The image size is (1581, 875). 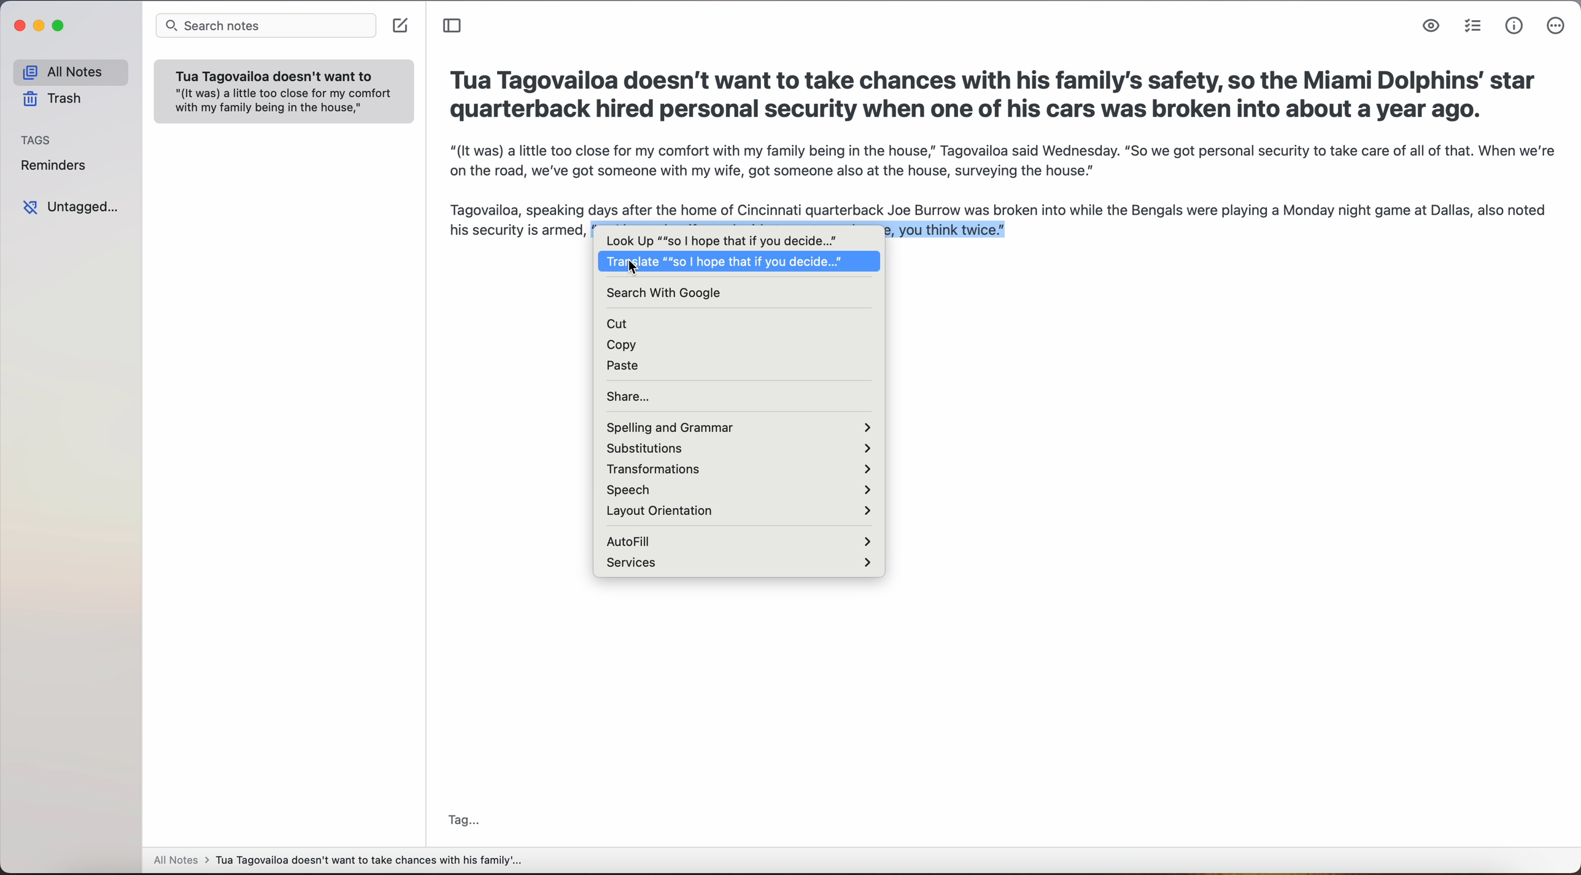 What do you see at coordinates (662, 293) in the screenshot?
I see `search with google` at bounding box center [662, 293].